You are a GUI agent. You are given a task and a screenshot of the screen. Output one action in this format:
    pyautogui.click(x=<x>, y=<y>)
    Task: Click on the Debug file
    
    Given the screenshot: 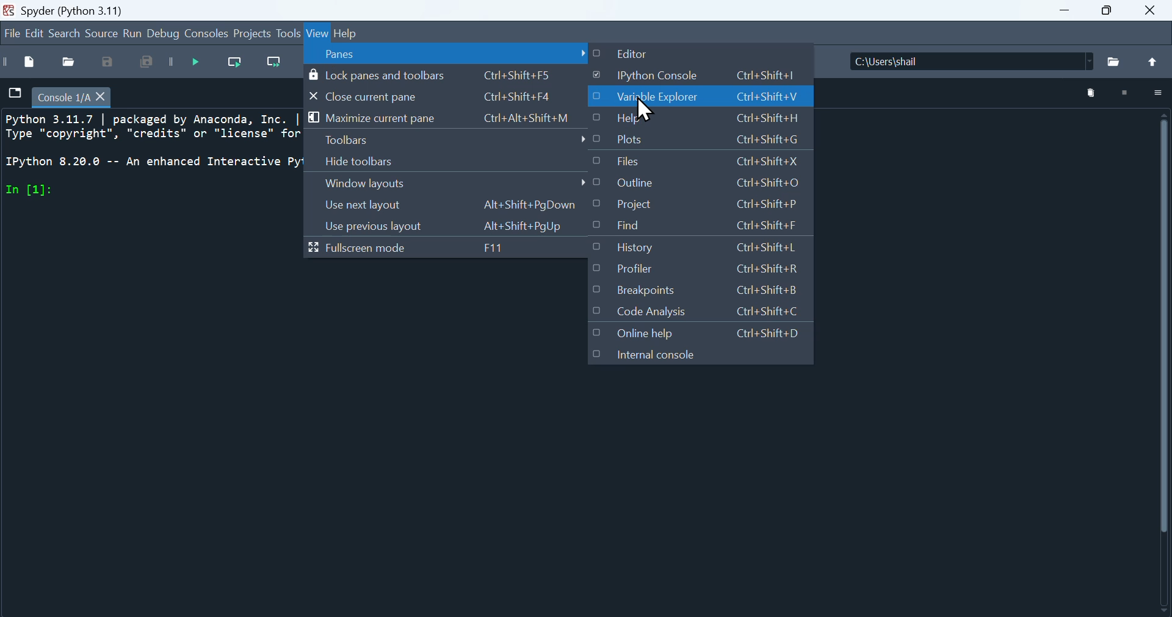 What is the action you would take?
    pyautogui.click(x=201, y=65)
    